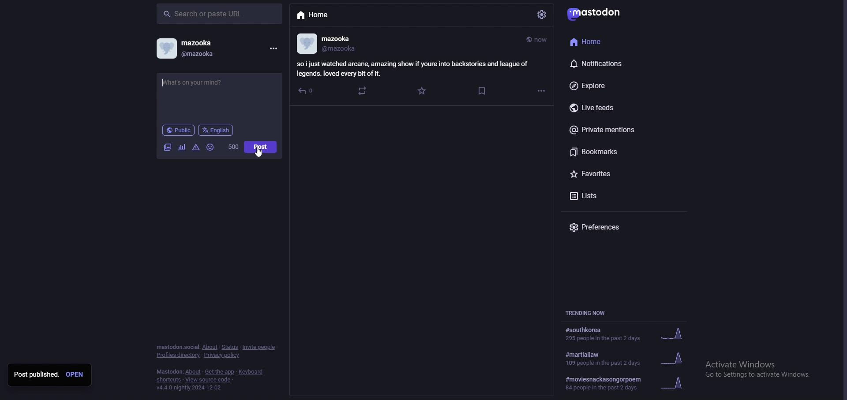  Describe the element at coordinates (610, 64) in the screenshot. I see `notifications` at that location.